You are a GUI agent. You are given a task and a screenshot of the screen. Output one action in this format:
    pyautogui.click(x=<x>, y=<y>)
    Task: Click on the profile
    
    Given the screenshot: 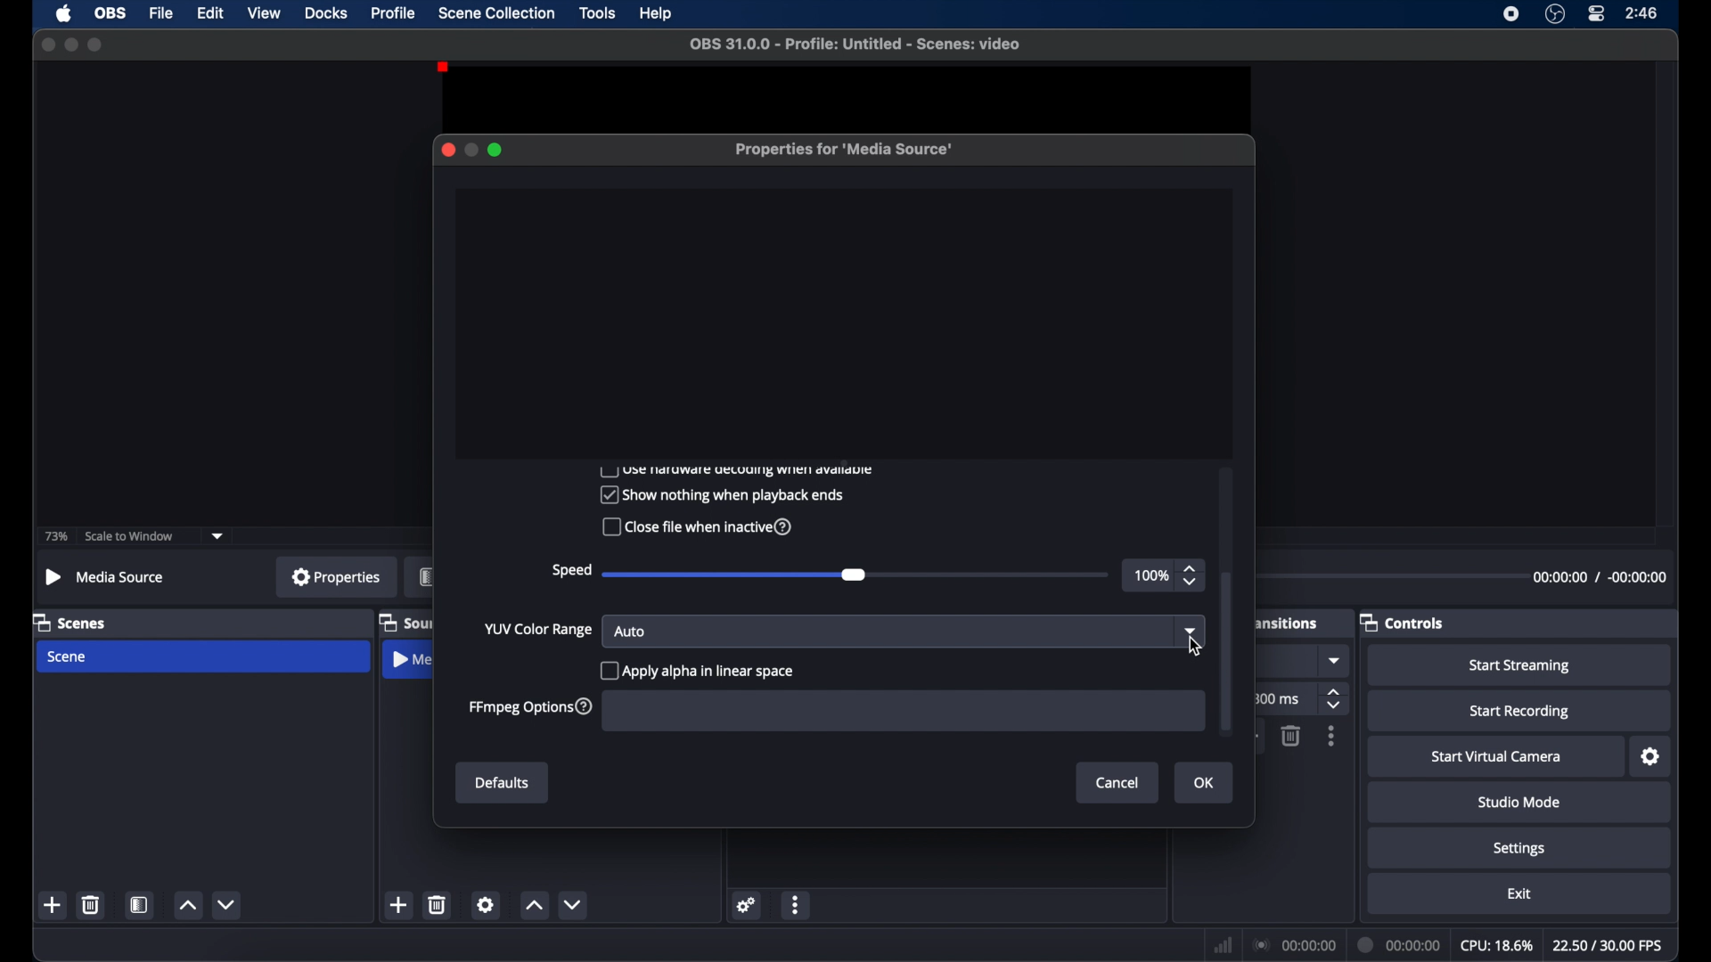 What is the action you would take?
    pyautogui.click(x=395, y=12)
    